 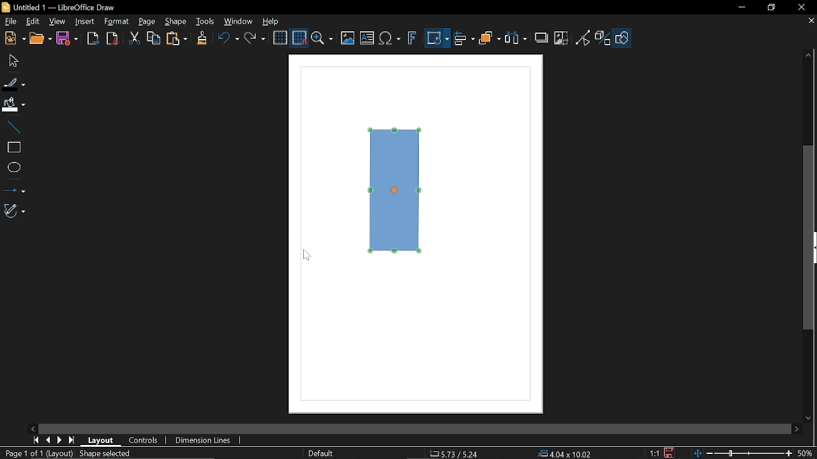 What do you see at coordinates (206, 22) in the screenshot?
I see `Tools` at bounding box center [206, 22].